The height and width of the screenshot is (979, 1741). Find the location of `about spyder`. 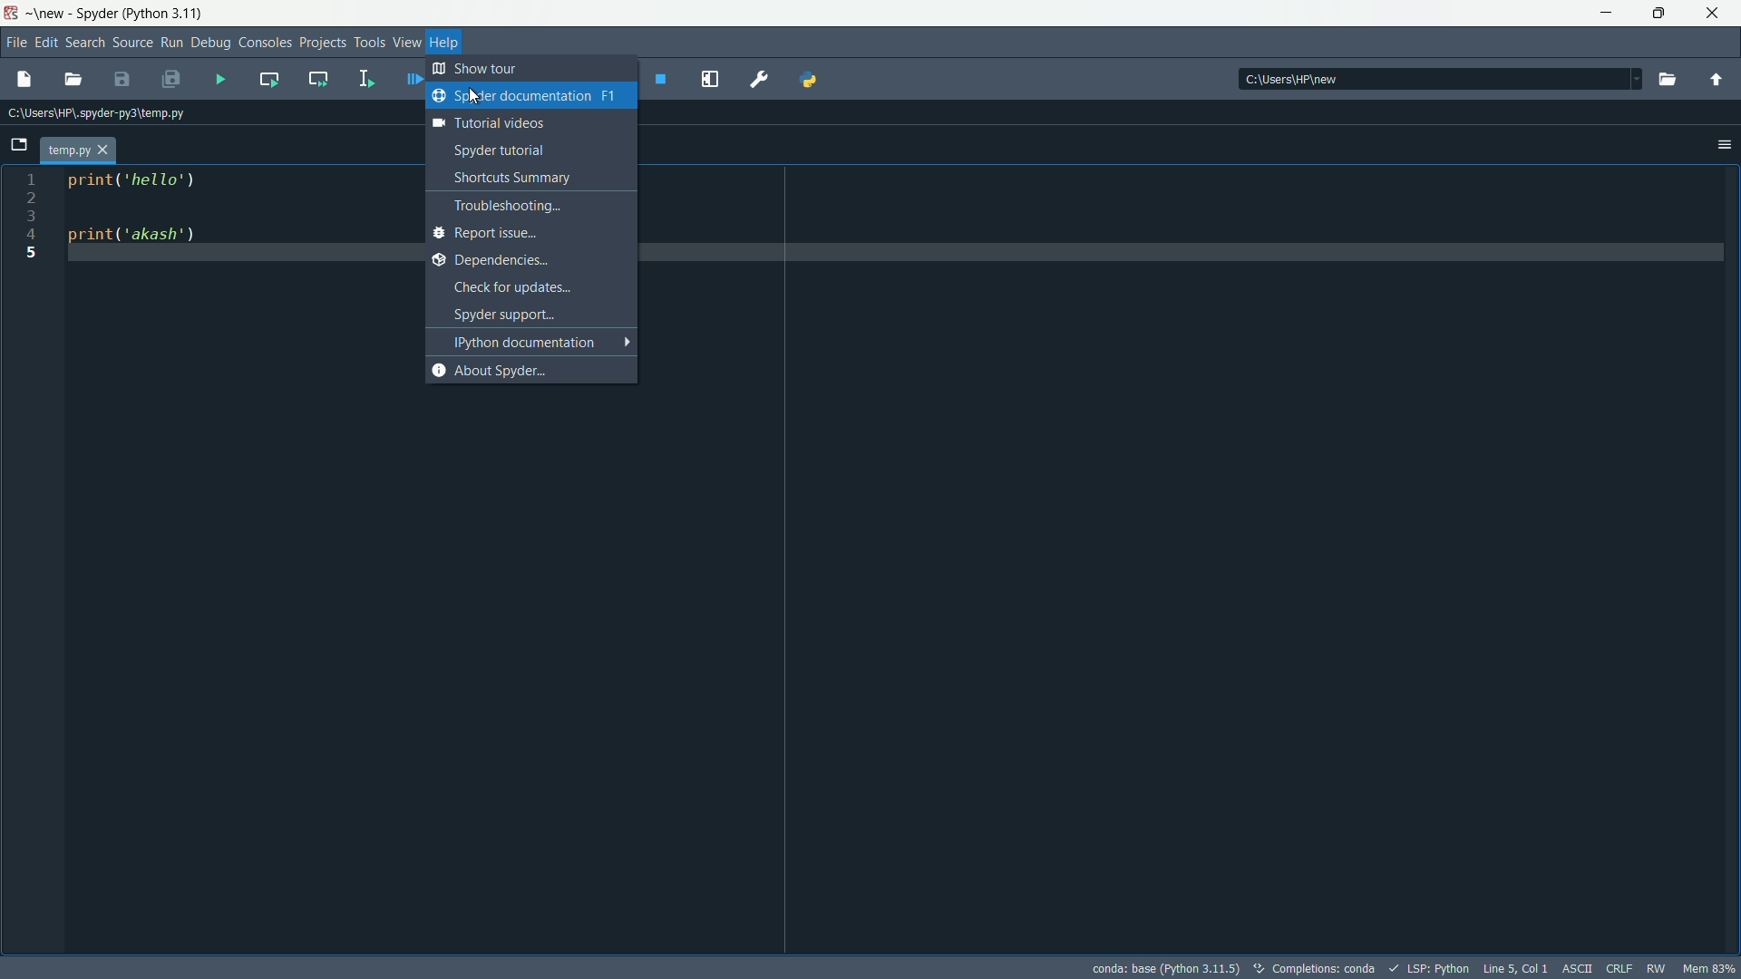

about spyder is located at coordinates (528, 369).